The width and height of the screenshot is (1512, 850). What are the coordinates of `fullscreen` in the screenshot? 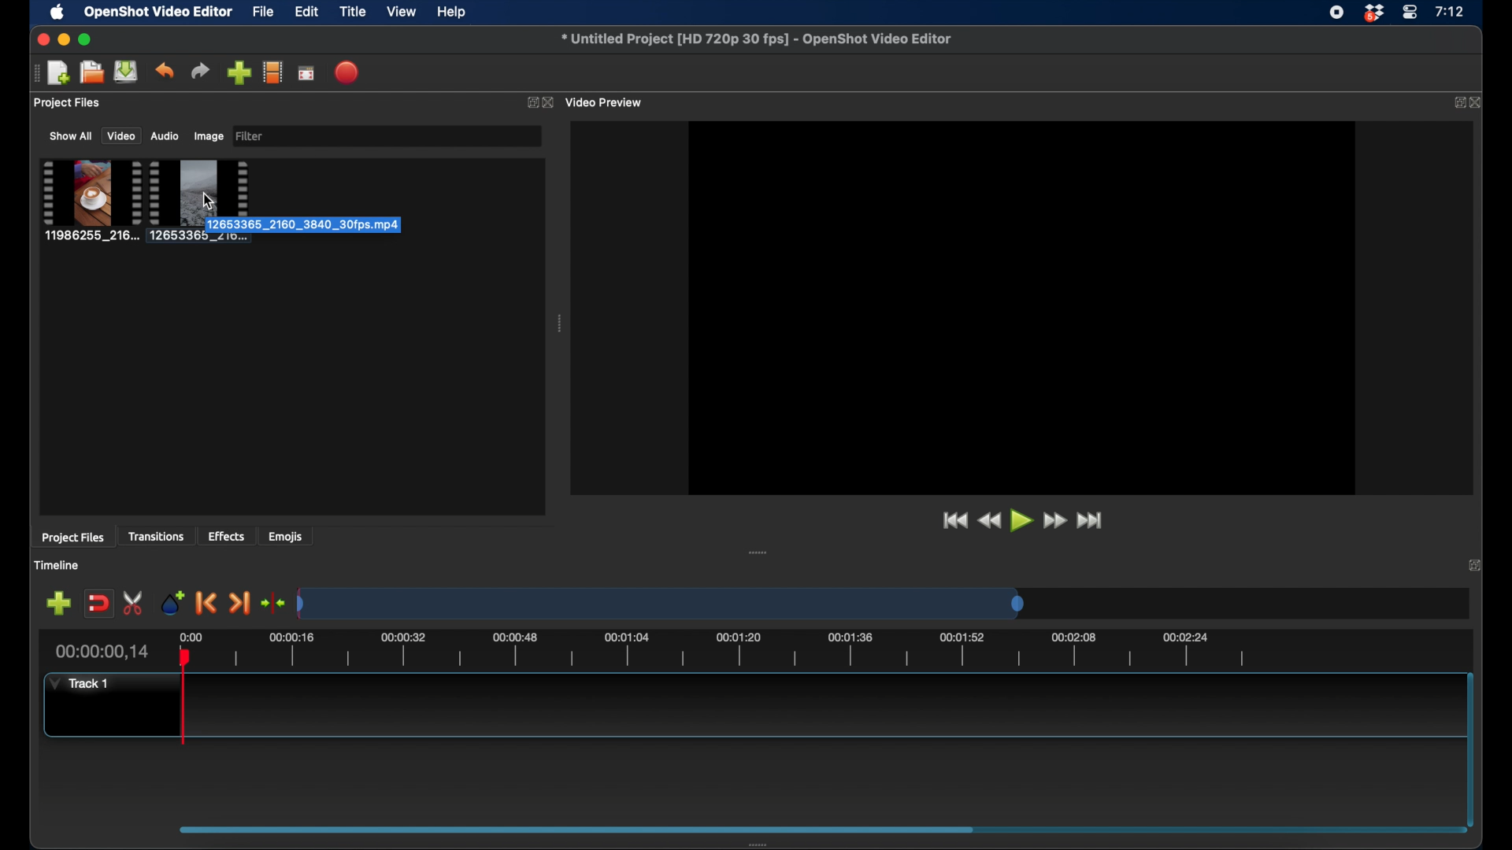 It's located at (307, 72).